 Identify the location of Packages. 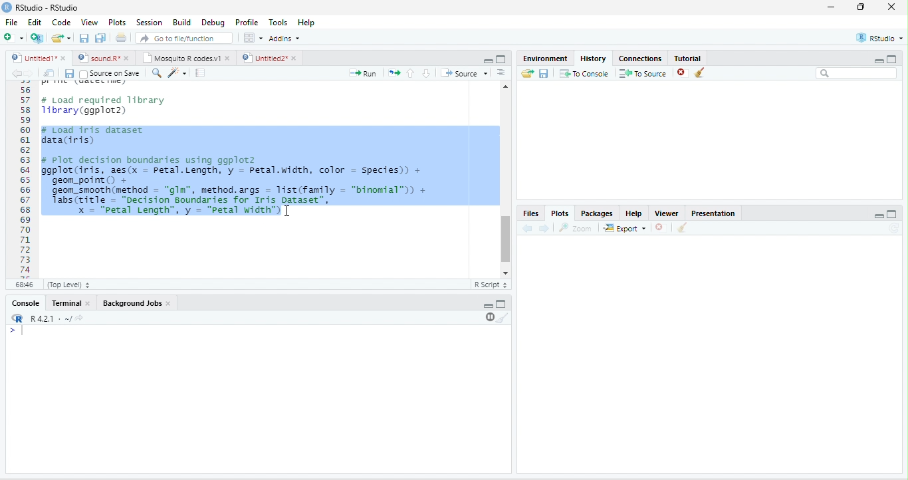
(597, 214).